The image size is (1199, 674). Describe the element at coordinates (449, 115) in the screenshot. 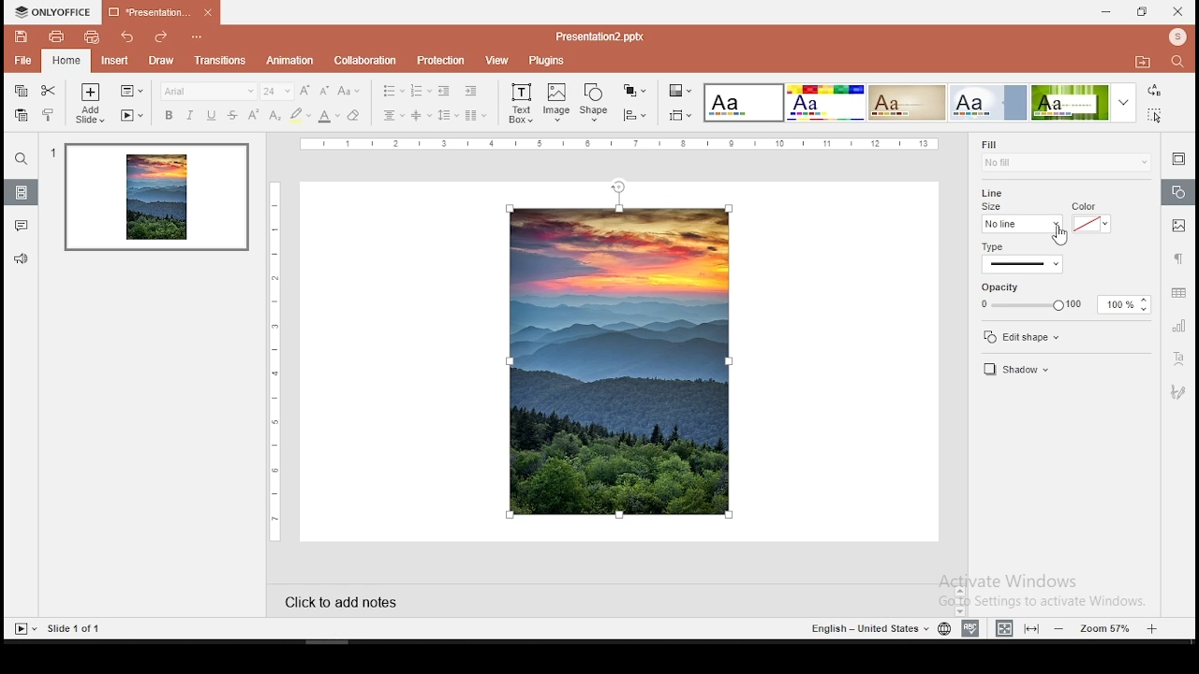

I see `spacing` at that location.